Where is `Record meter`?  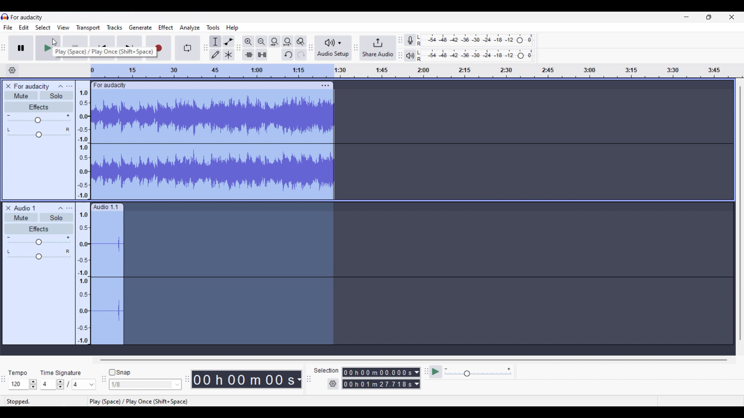 Record meter is located at coordinates (410, 40).